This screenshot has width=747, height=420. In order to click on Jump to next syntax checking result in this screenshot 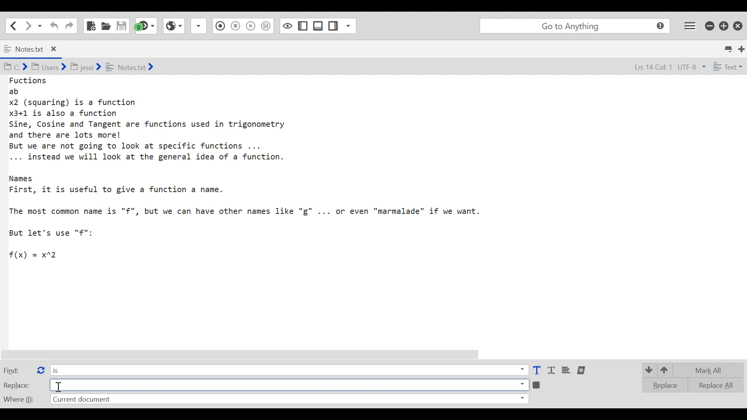, I will do `click(146, 26)`.